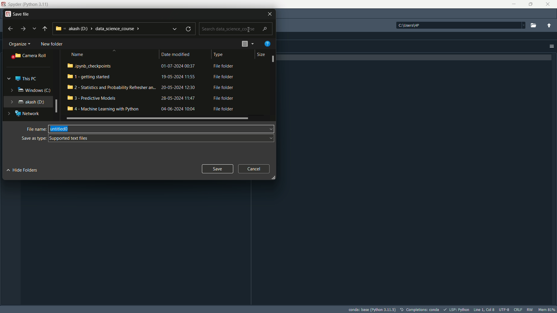 The width and height of the screenshot is (557, 313). Describe the element at coordinates (103, 110) in the screenshot. I see `I 4 - Machine Learning with Python` at that location.